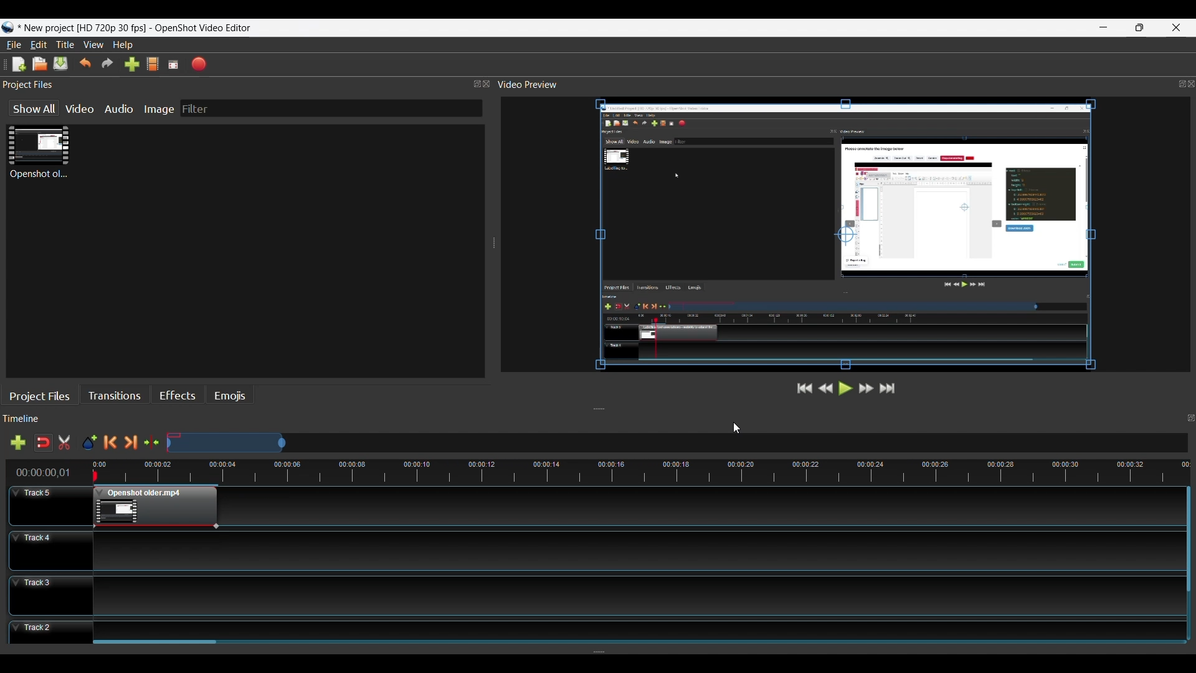  I want to click on Add Marker, so click(89, 444).